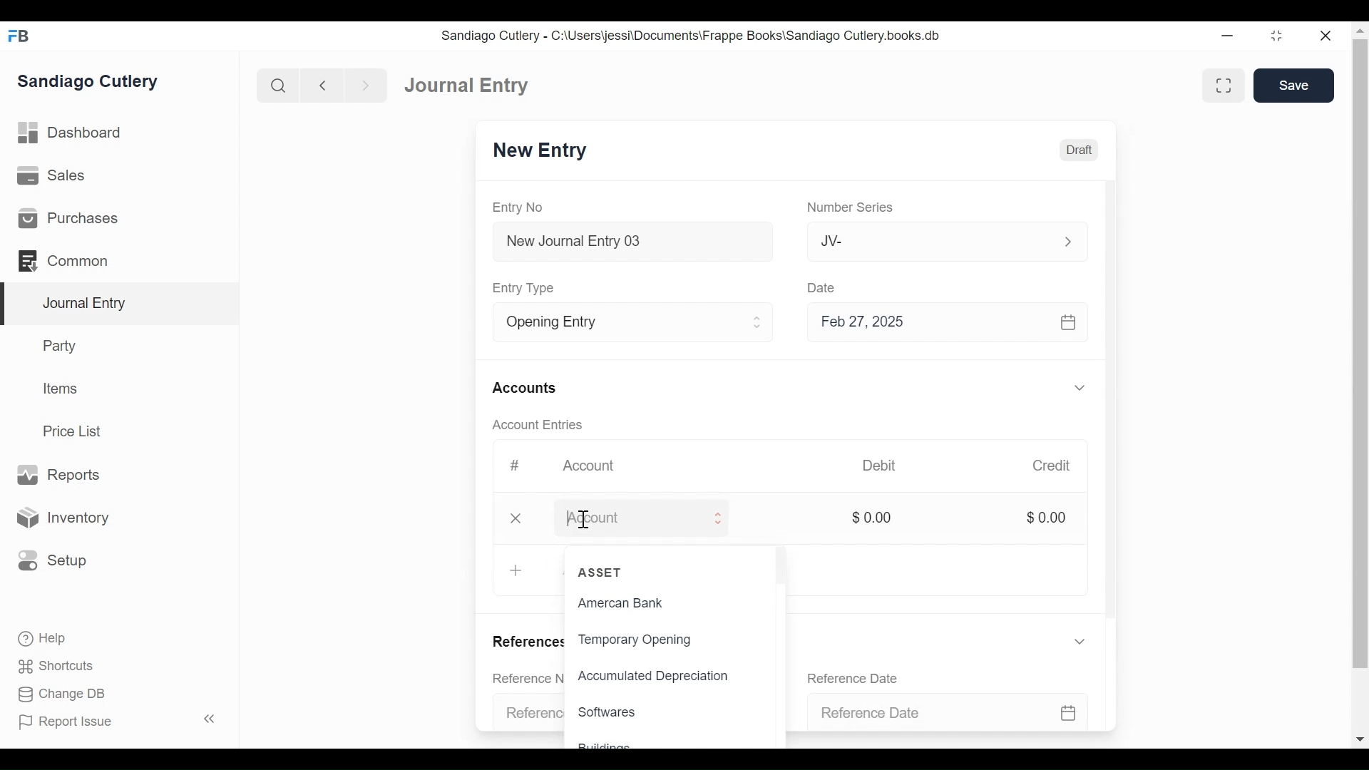  Describe the element at coordinates (1228, 36) in the screenshot. I see `Minimize` at that location.